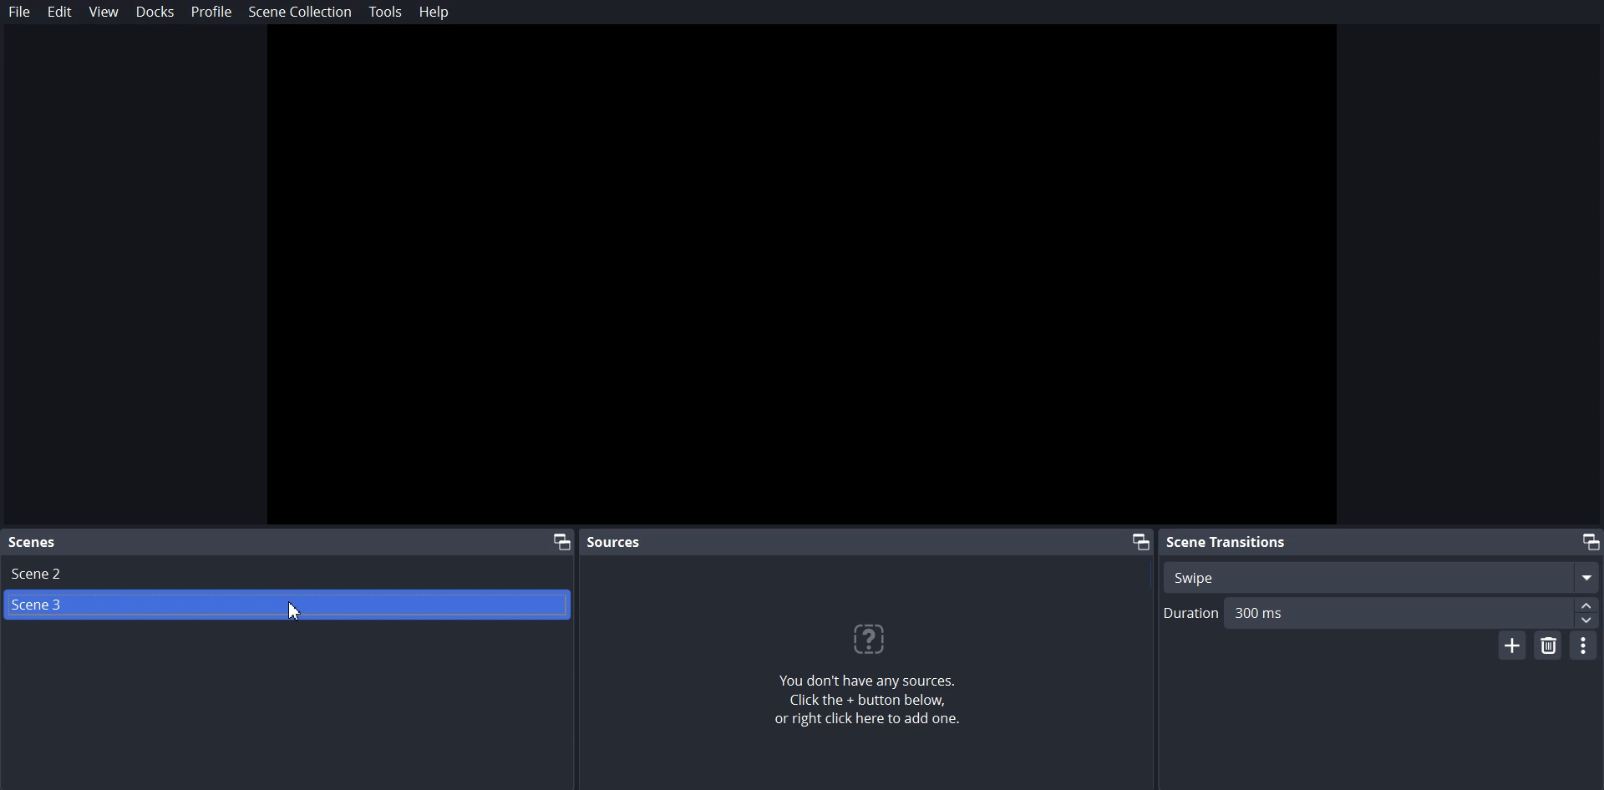 The width and height of the screenshot is (1604, 790). I want to click on Duration, so click(1194, 614).